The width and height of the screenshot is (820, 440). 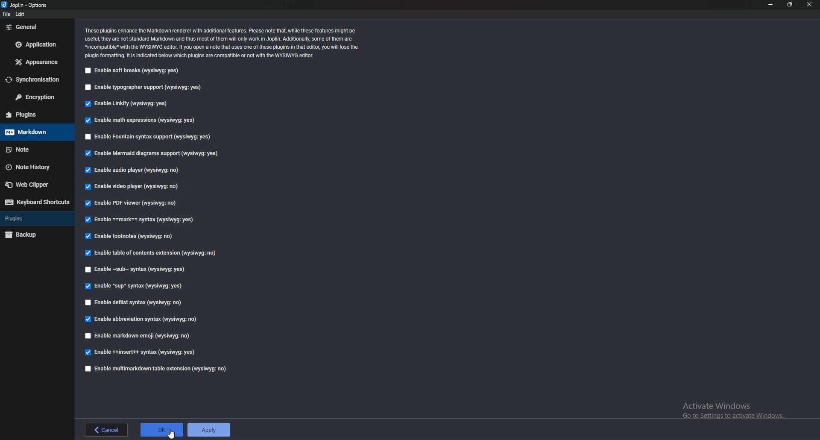 What do you see at coordinates (142, 352) in the screenshot?
I see `Enable ++insert++ syntax (wysiwyg: yes)` at bounding box center [142, 352].